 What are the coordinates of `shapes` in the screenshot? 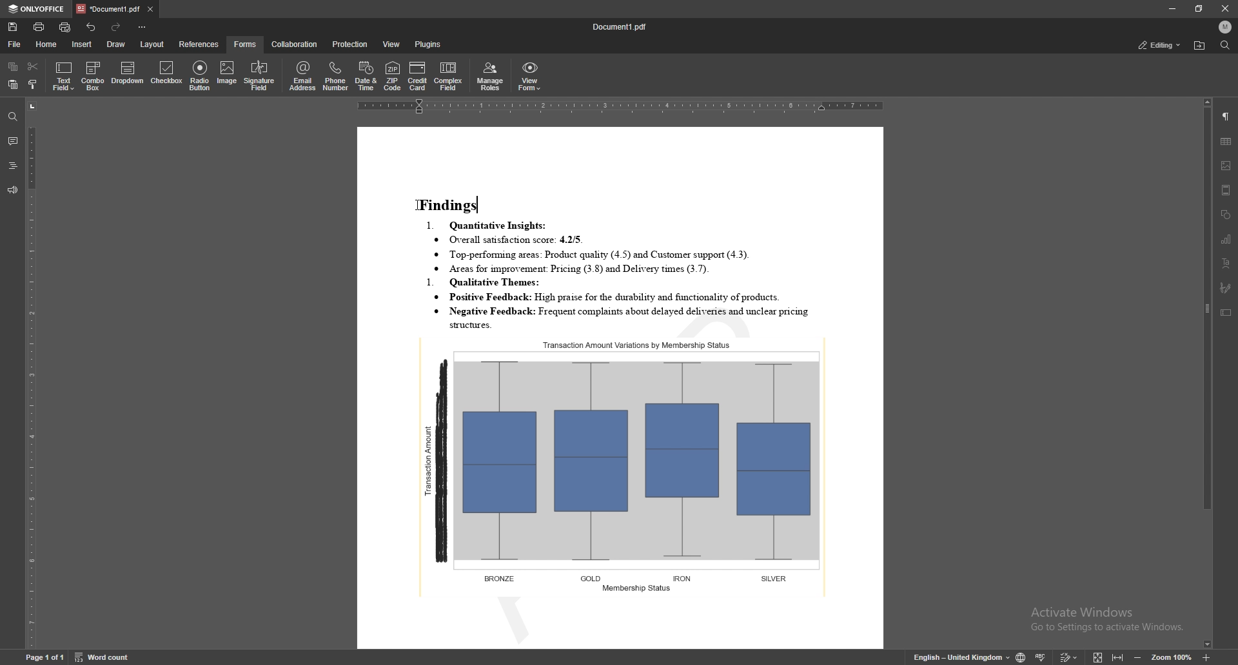 It's located at (1227, 215).